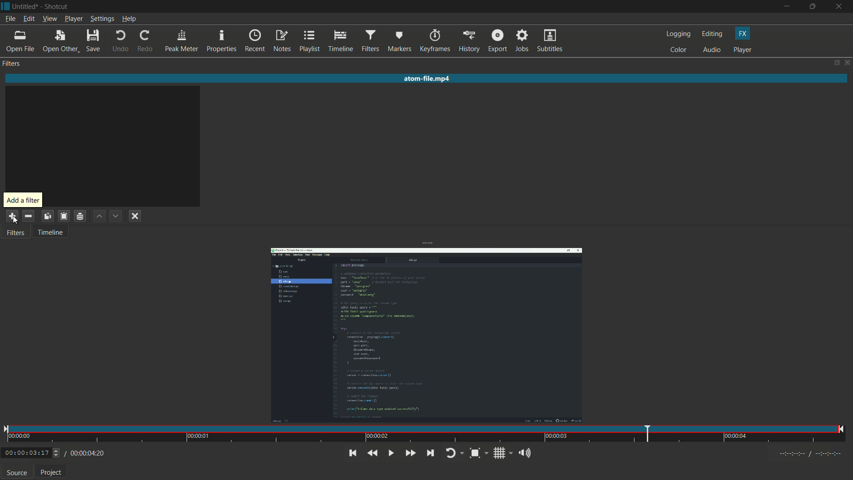  Describe the element at coordinates (146, 40) in the screenshot. I see `redo` at that location.